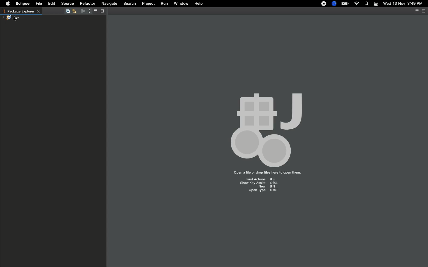 This screenshot has width=428, height=267. I want to click on Search, so click(367, 4).